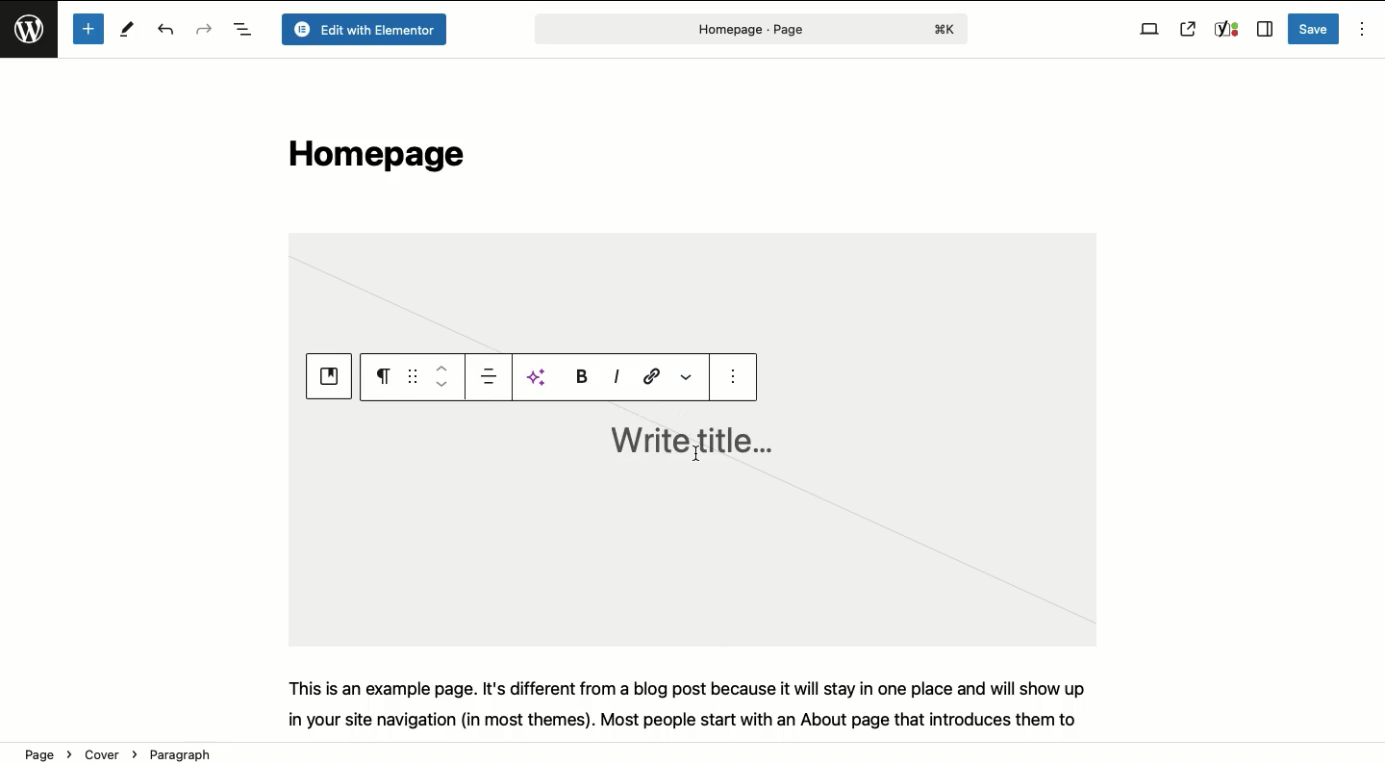 The height and width of the screenshot is (764, 1385). Describe the element at coordinates (687, 441) in the screenshot. I see `Write title` at that location.